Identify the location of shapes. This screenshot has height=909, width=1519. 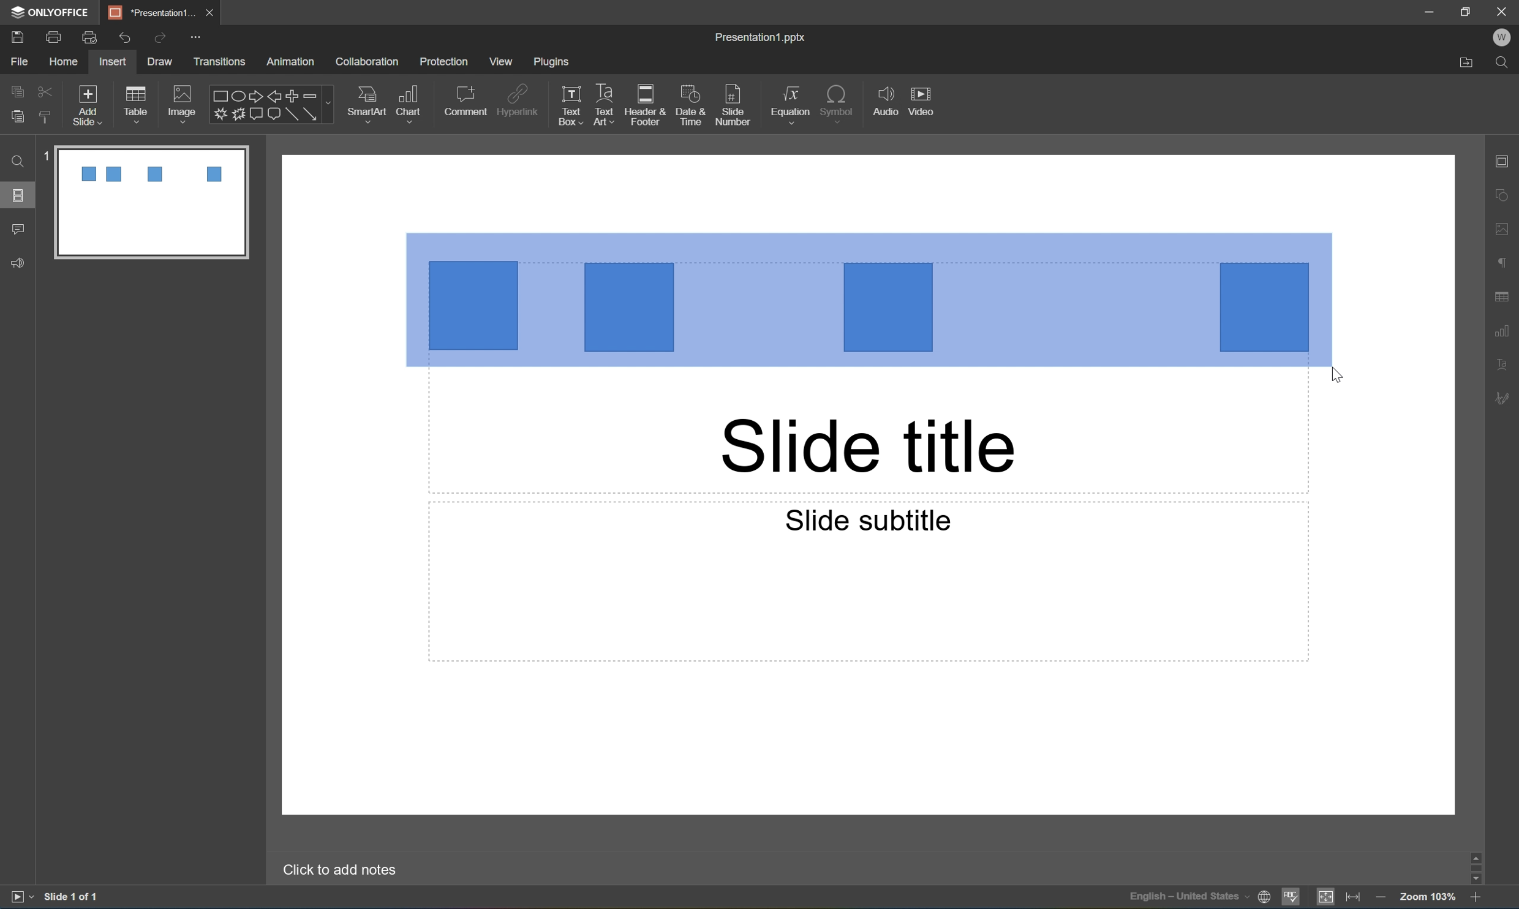
(271, 104).